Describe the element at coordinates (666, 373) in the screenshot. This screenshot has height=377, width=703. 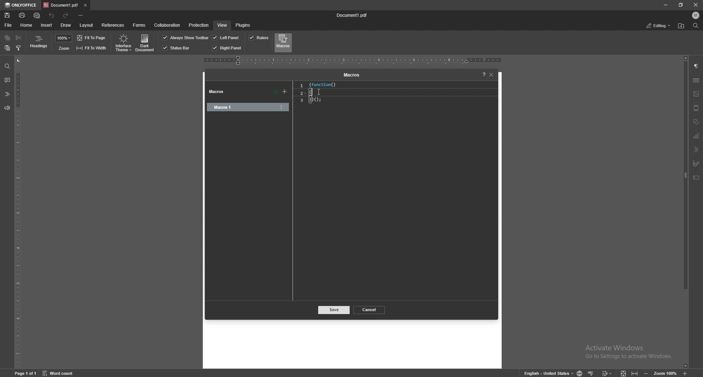
I see `zoom` at that location.